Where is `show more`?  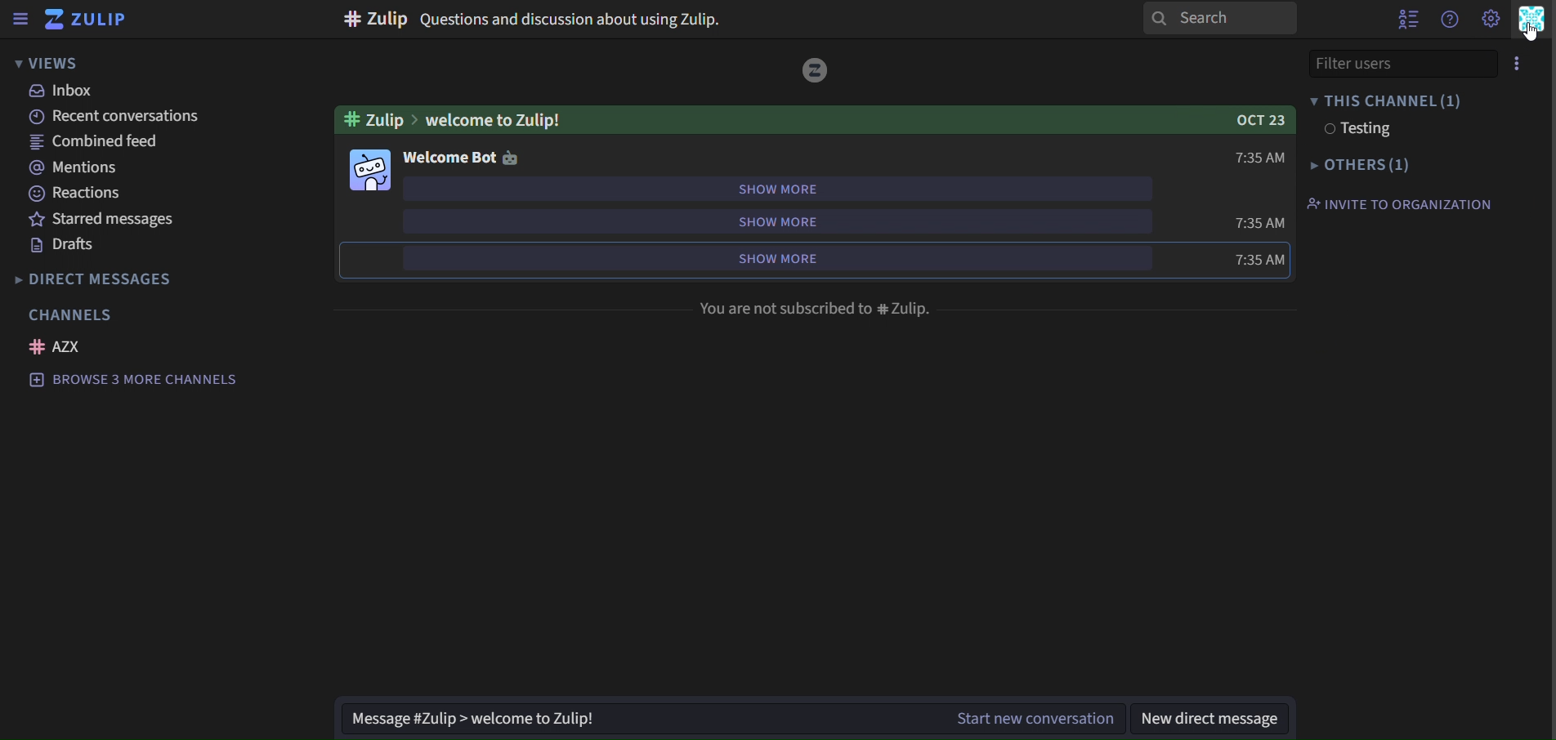
show more is located at coordinates (759, 260).